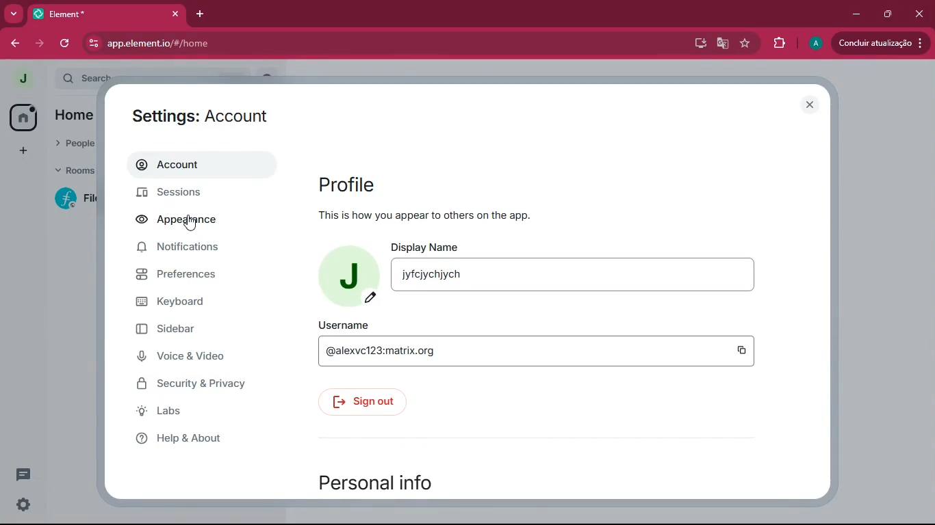 Image resolution: width=935 pixels, height=525 pixels. What do you see at coordinates (24, 504) in the screenshot?
I see `settings` at bounding box center [24, 504].